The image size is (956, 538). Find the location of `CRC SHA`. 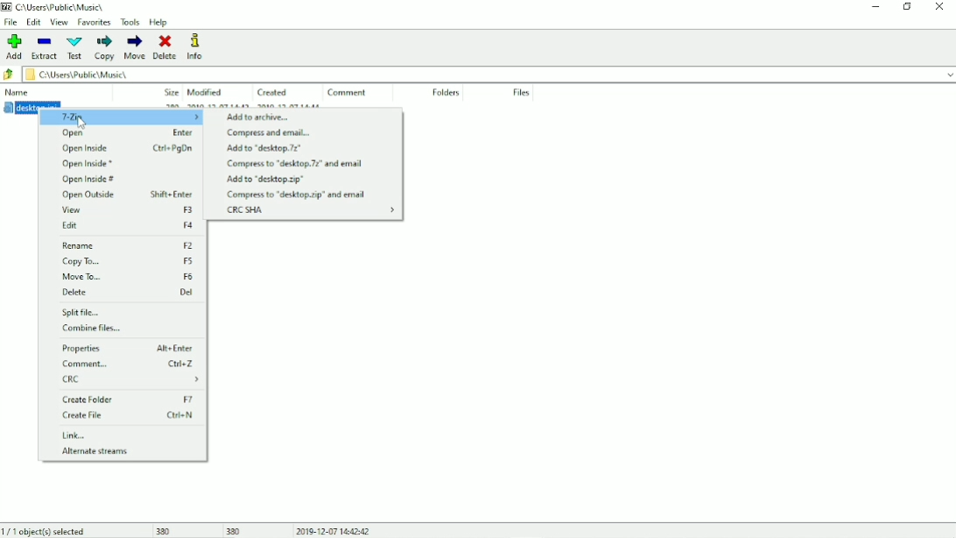

CRC SHA is located at coordinates (249, 210).